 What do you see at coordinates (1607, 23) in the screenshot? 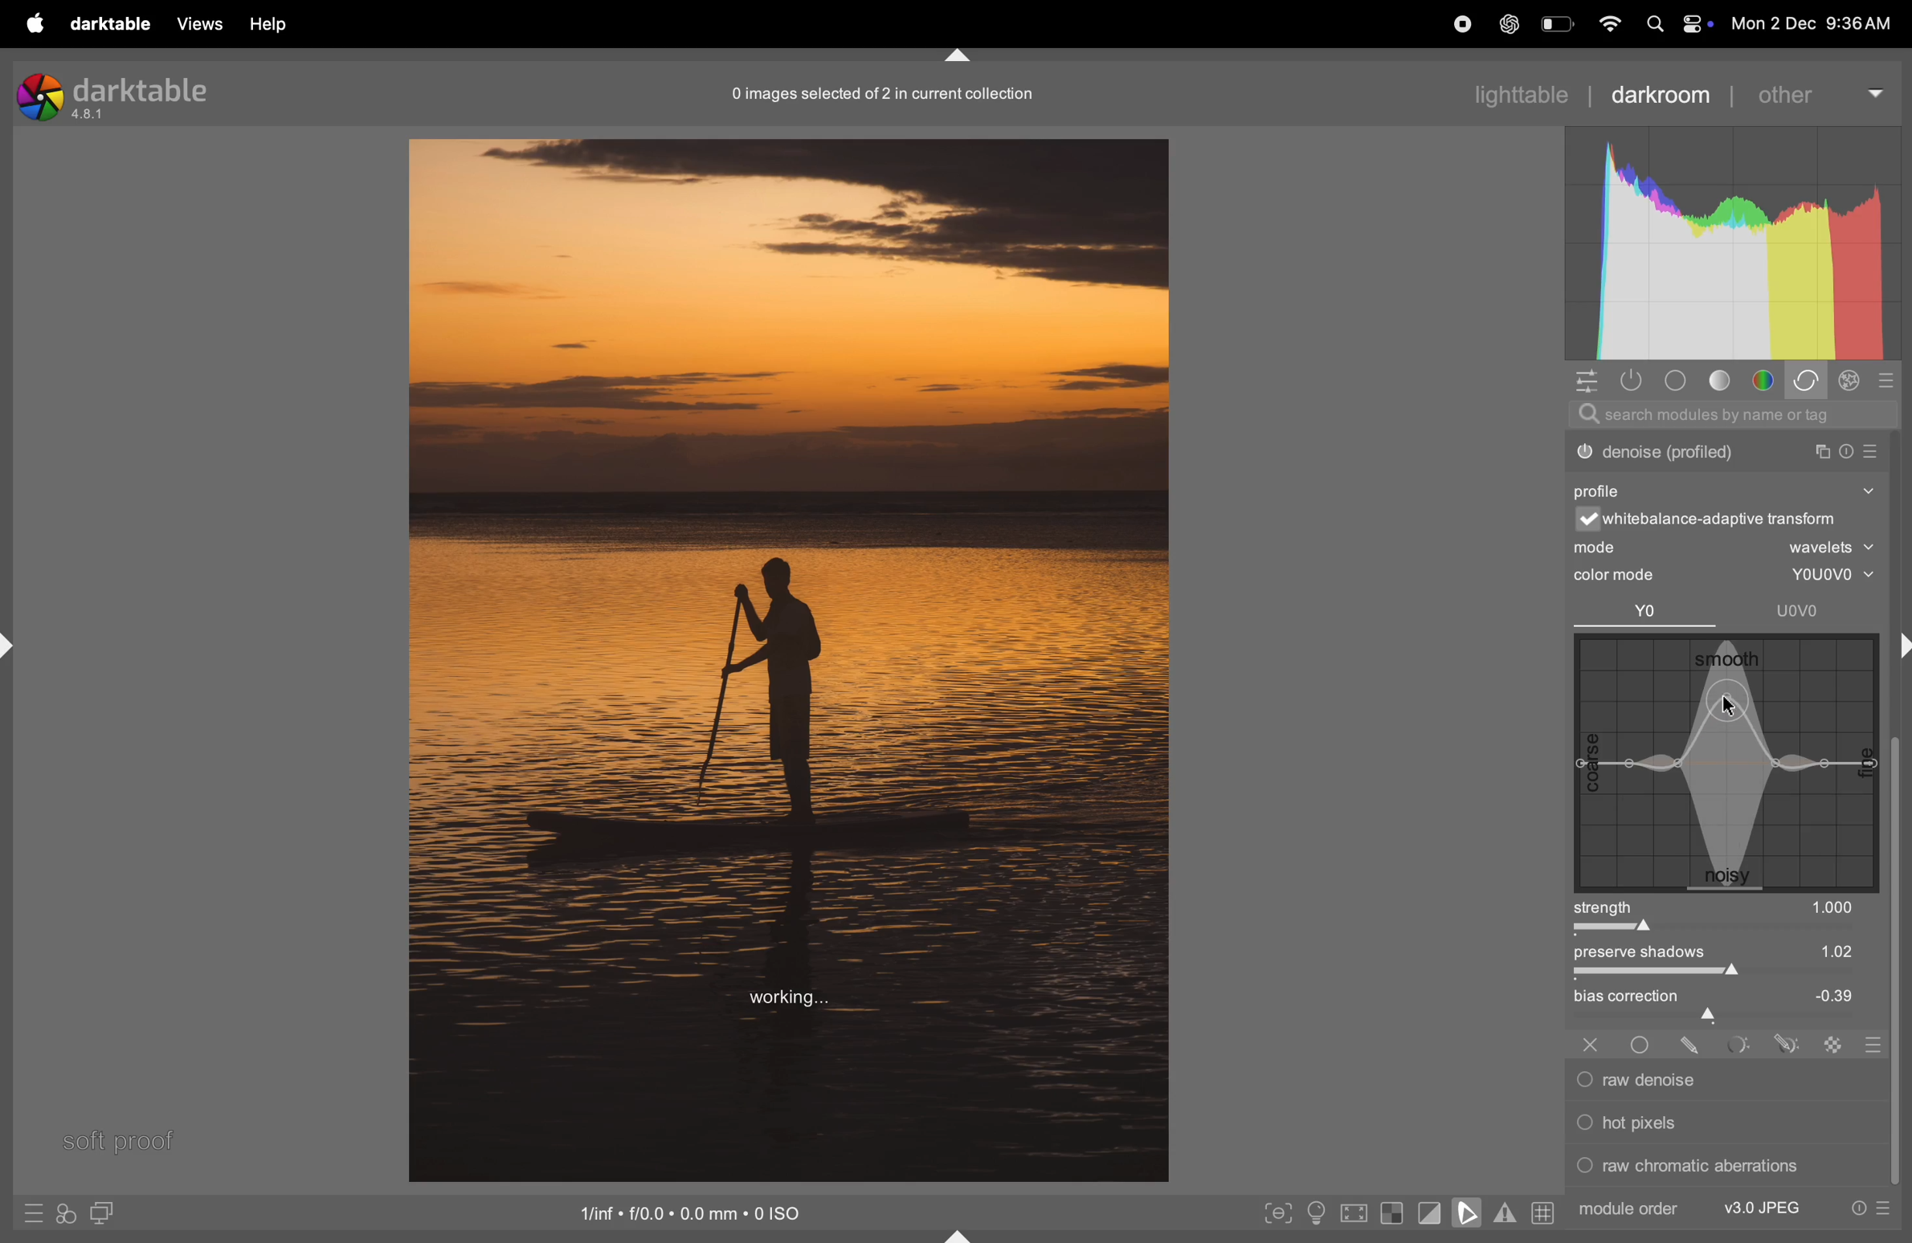
I see `wifi` at bounding box center [1607, 23].